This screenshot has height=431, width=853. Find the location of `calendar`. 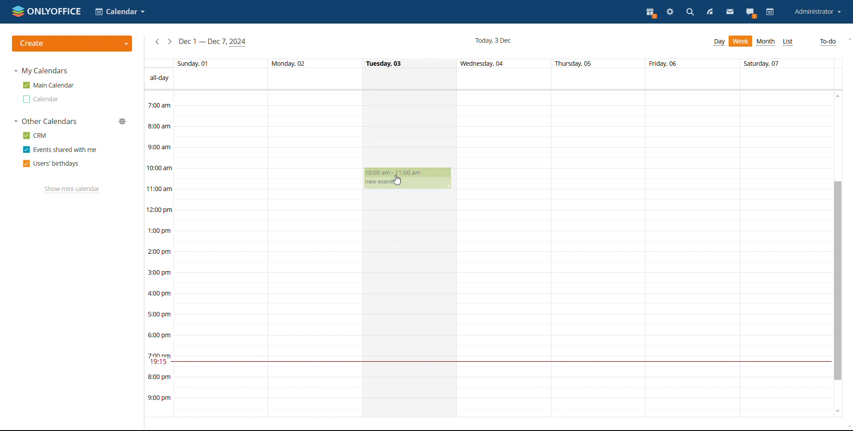

calendar is located at coordinates (770, 12).